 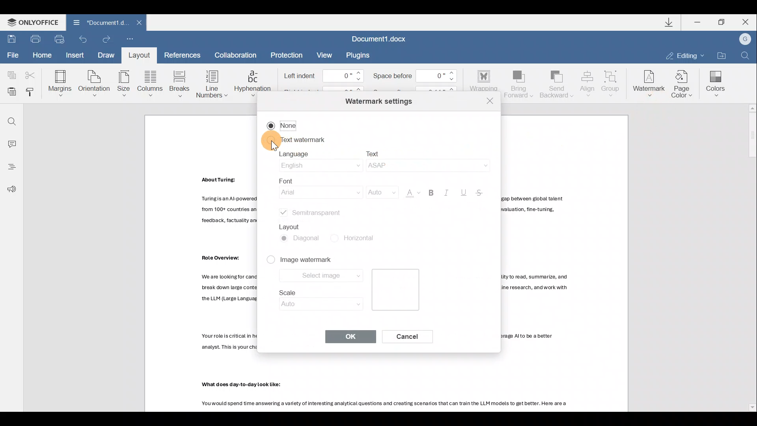 What do you see at coordinates (395, 291) in the screenshot?
I see `Image preview` at bounding box center [395, 291].